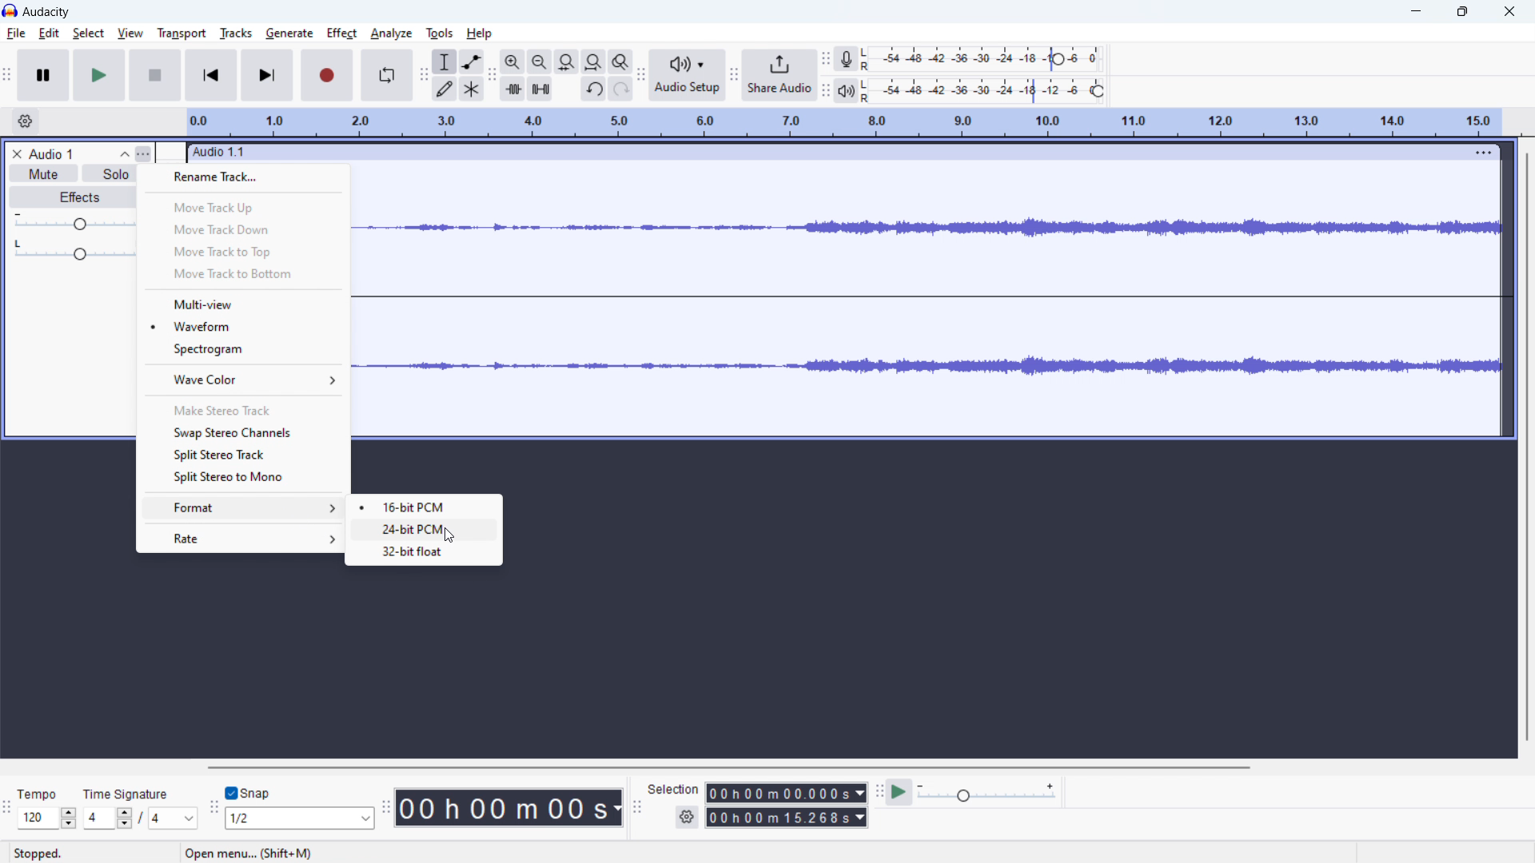  What do you see at coordinates (48, 12) in the screenshot?
I see `title` at bounding box center [48, 12].